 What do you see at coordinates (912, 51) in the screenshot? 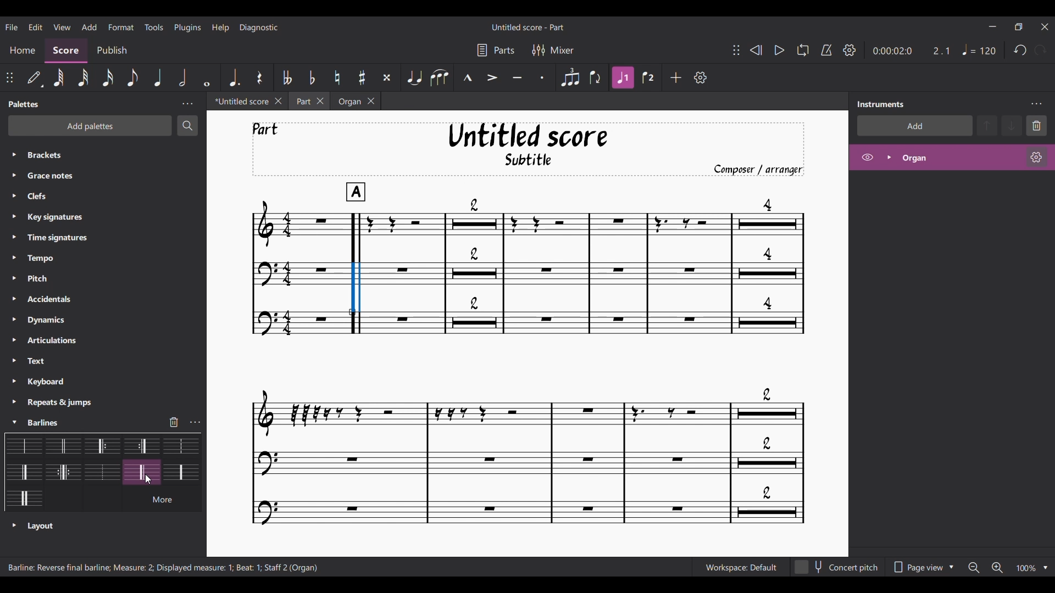
I see `Current ratio and duration of score` at bounding box center [912, 51].